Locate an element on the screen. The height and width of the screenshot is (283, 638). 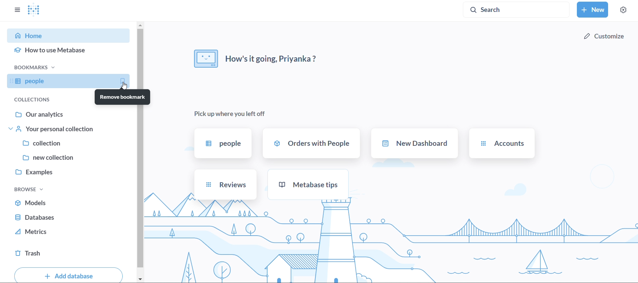
collections is located at coordinates (31, 98).